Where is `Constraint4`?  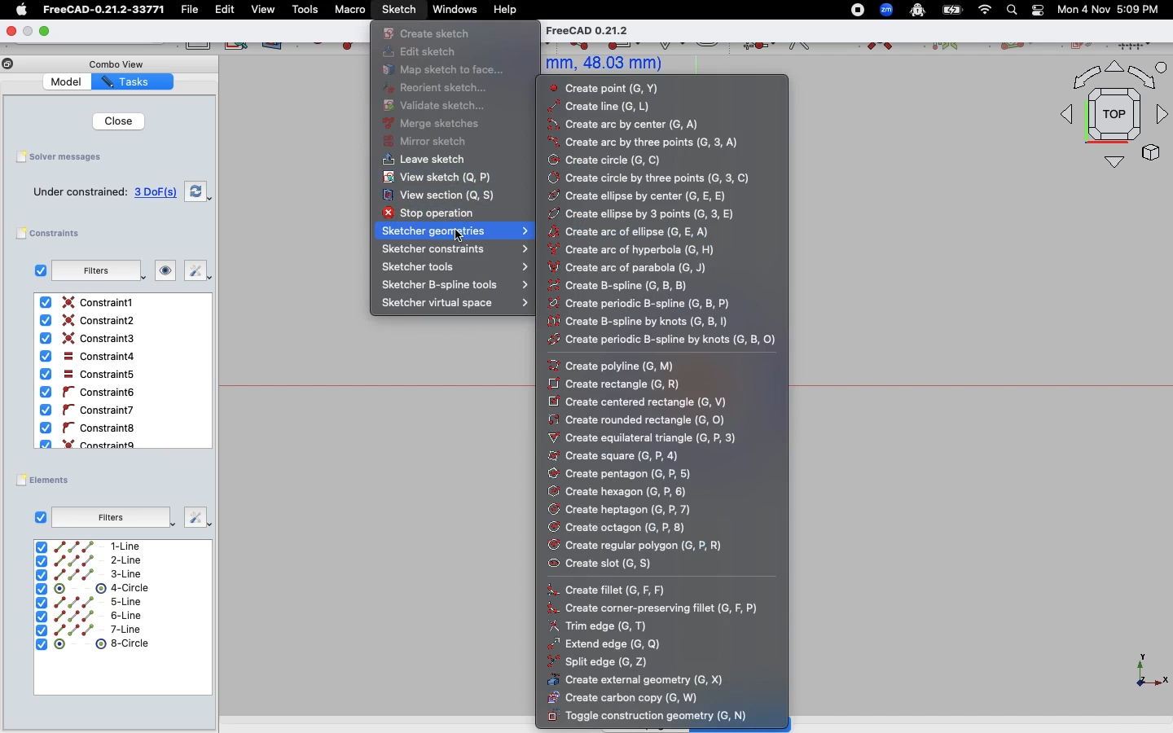 Constraint4 is located at coordinates (86, 357).